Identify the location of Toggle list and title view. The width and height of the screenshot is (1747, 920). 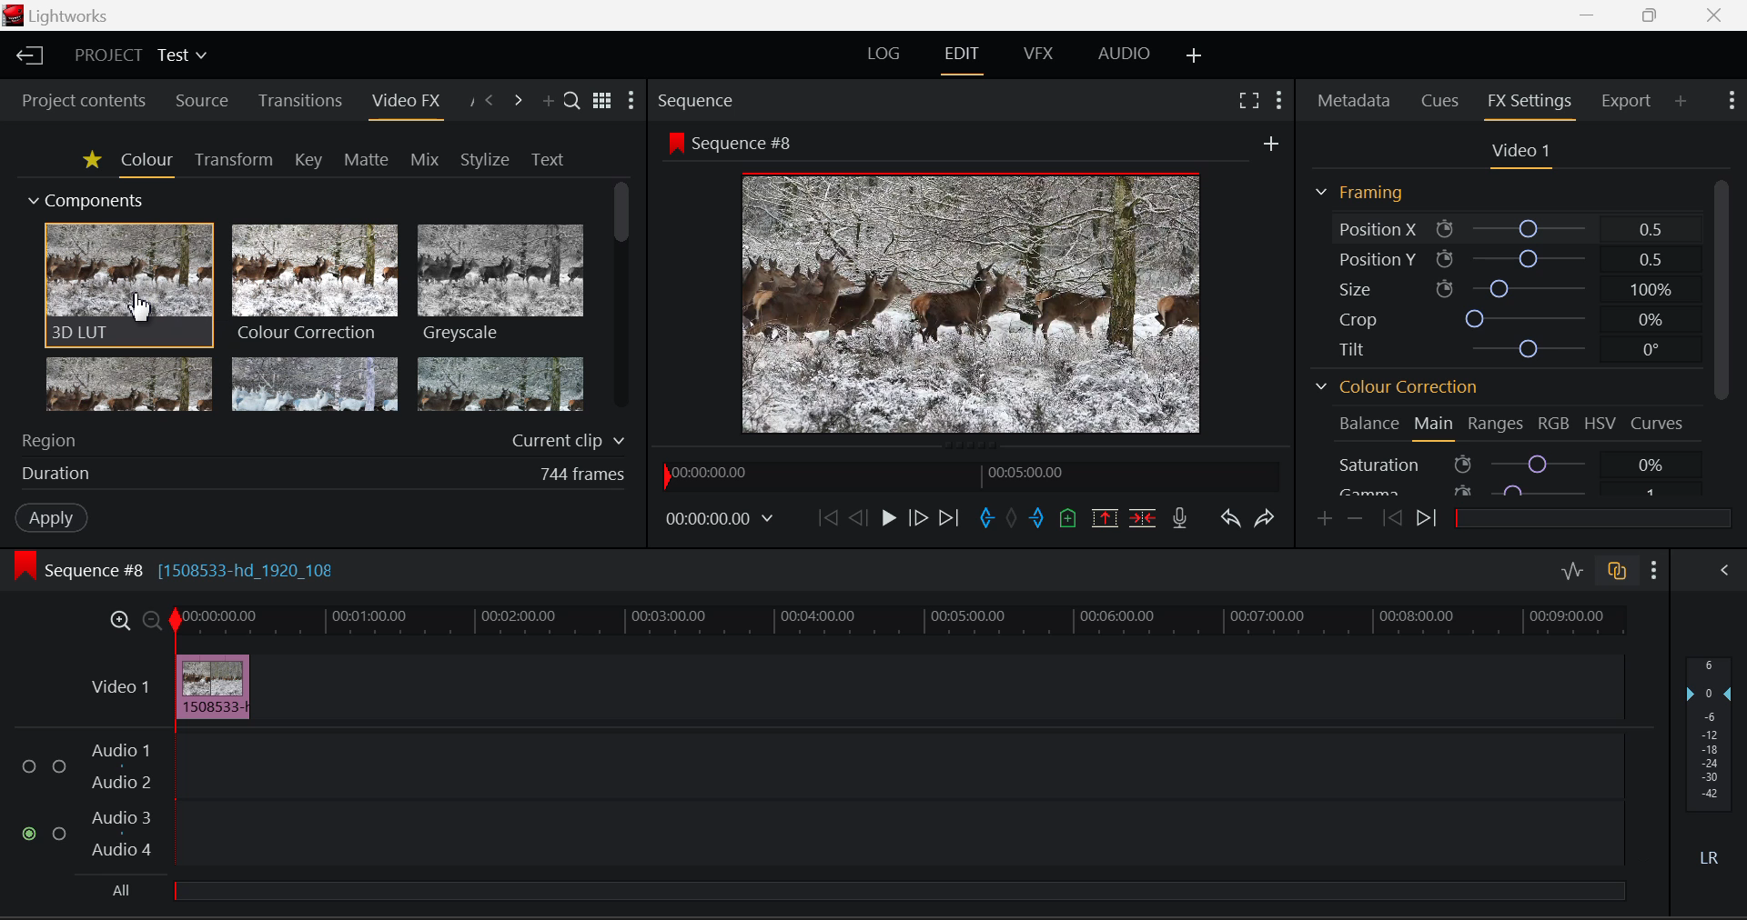
(601, 98).